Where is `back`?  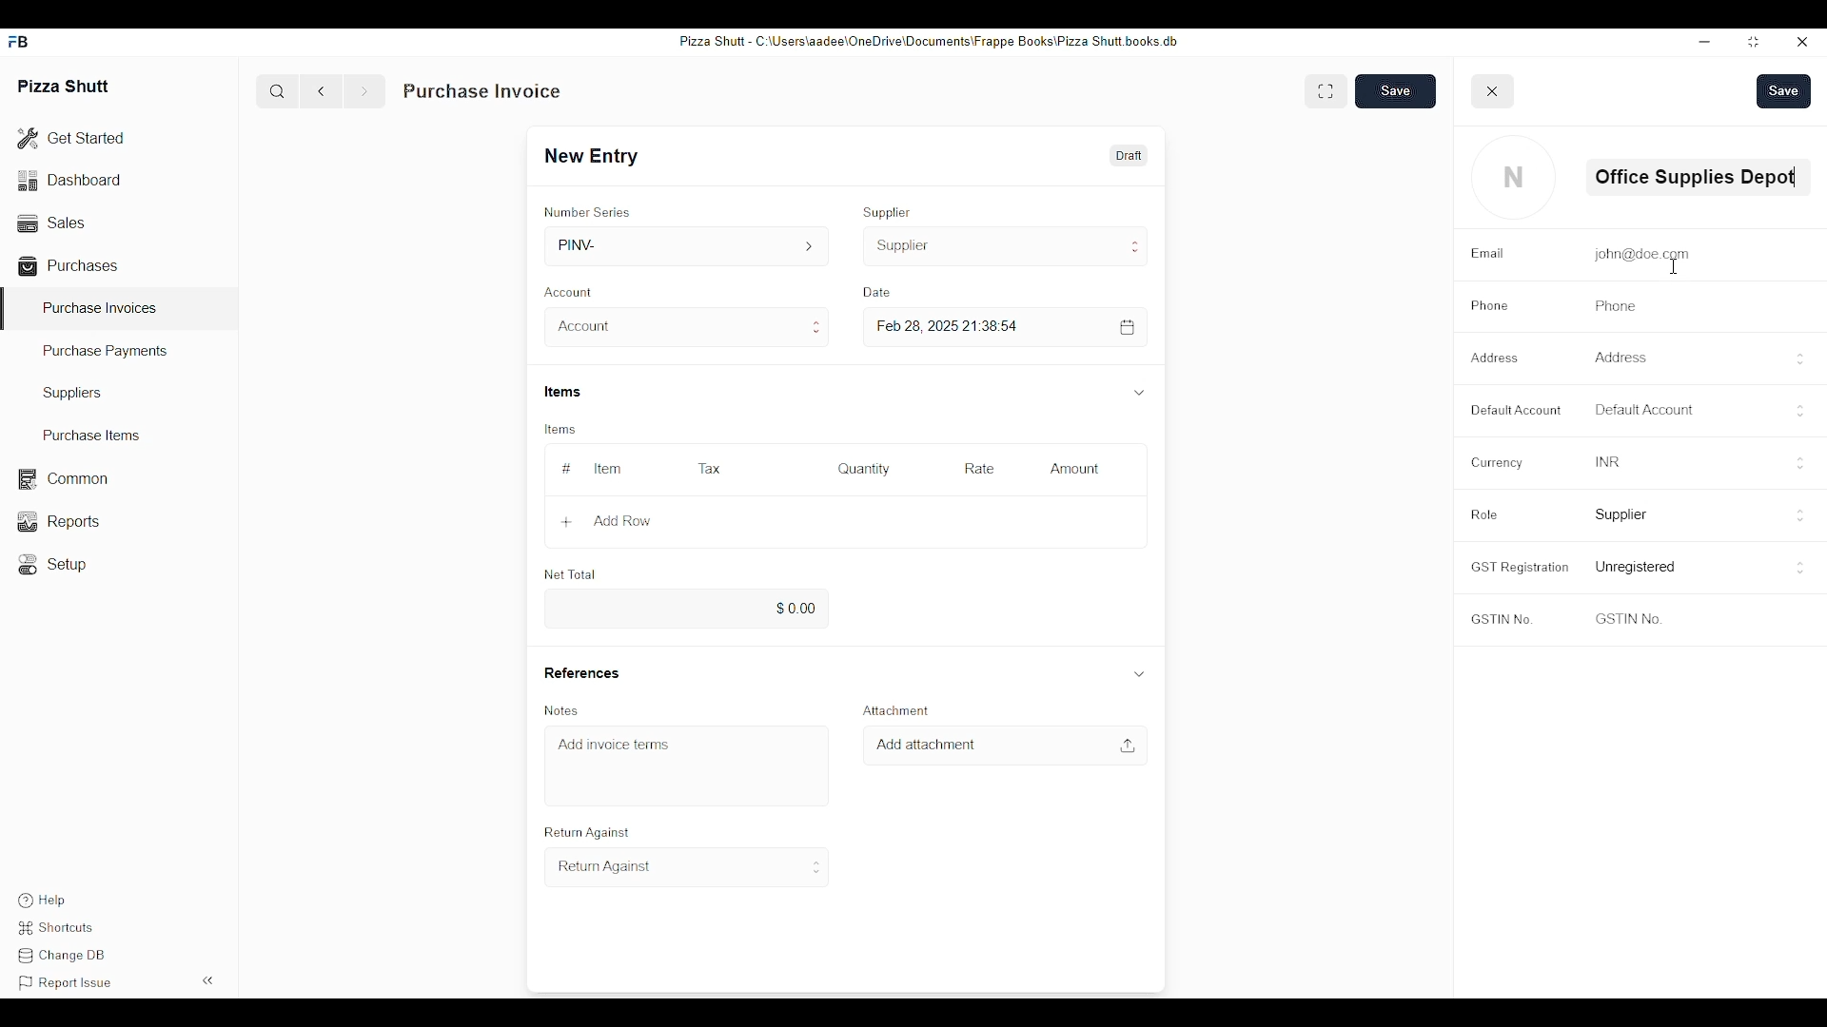 back is located at coordinates (325, 91).